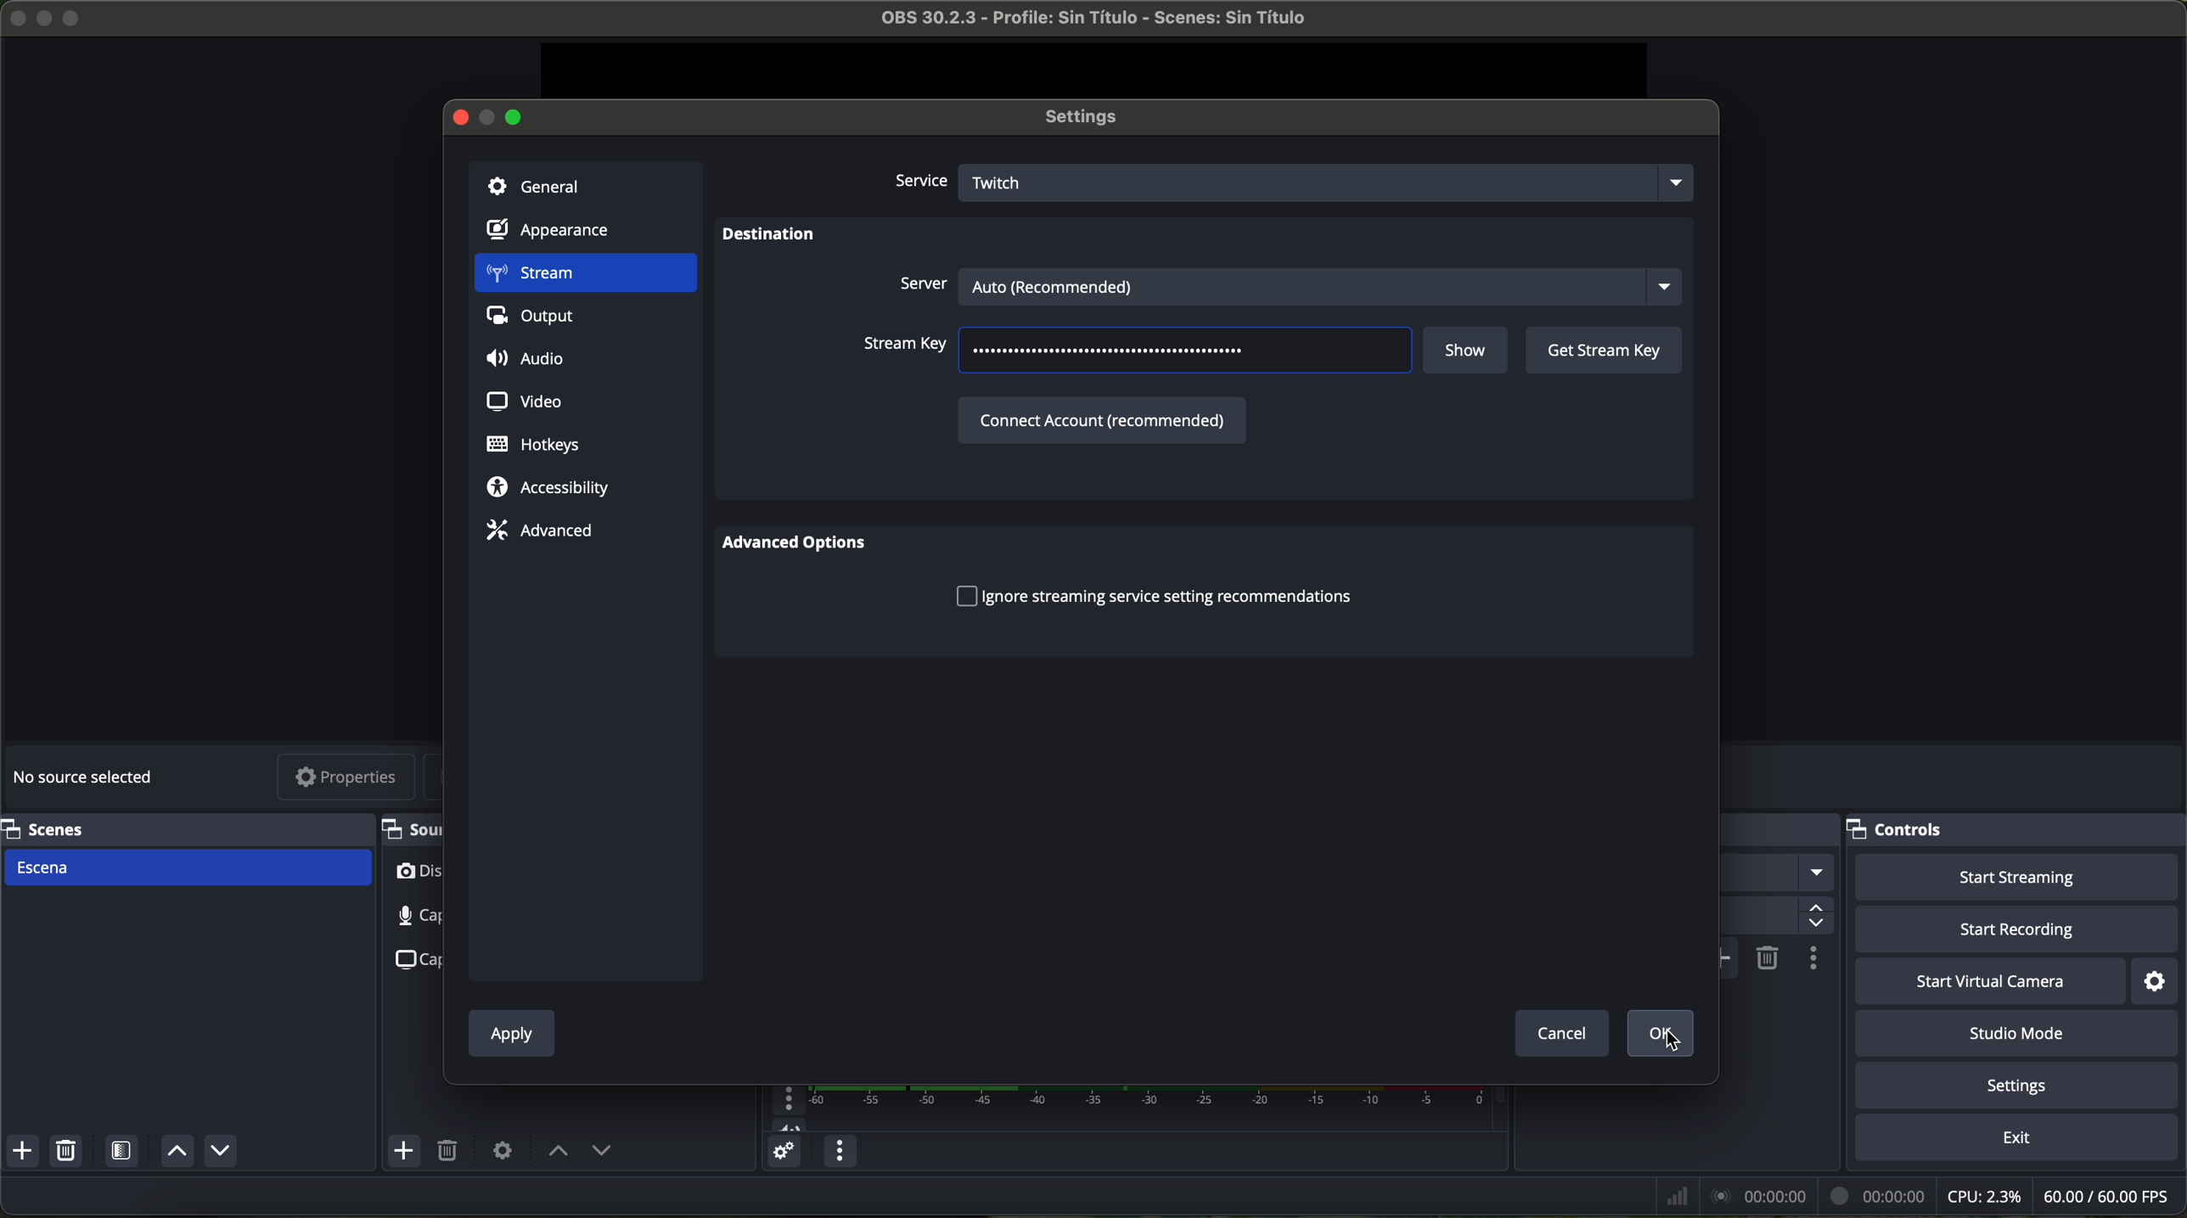 This screenshot has height=1218, width=2187. What do you see at coordinates (919, 182) in the screenshot?
I see `service` at bounding box center [919, 182].